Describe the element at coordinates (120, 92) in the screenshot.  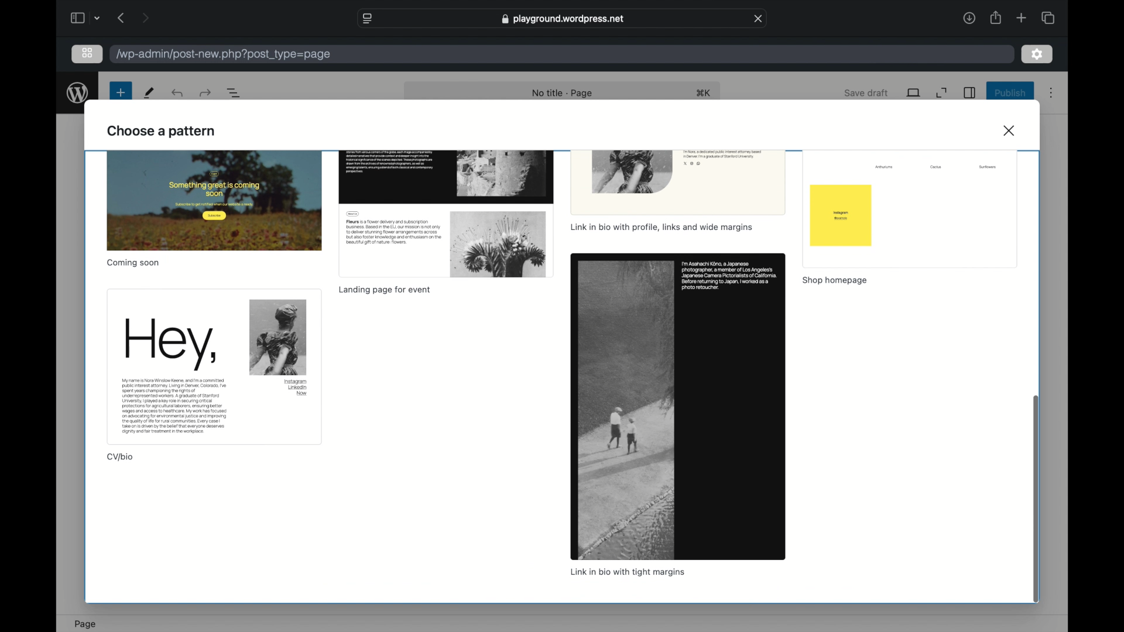
I see `new page` at that location.